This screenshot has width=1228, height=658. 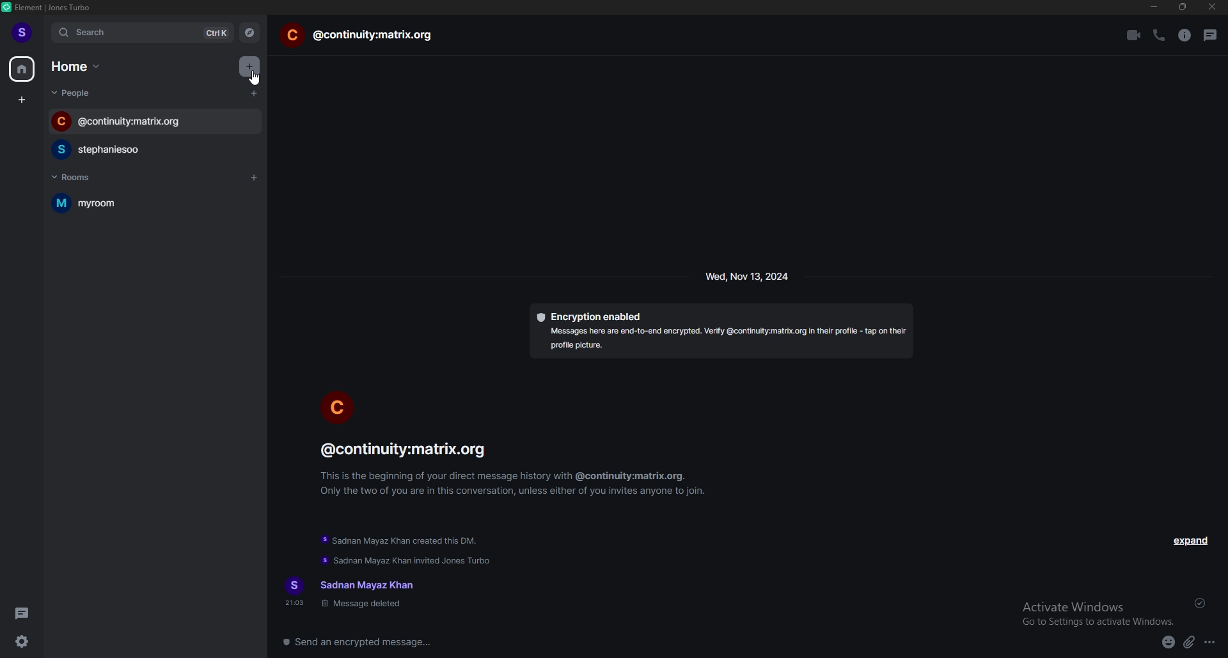 What do you see at coordinates (1211, 35) in the screenshot?
I see `threads` at bounding box center [1211, 35].